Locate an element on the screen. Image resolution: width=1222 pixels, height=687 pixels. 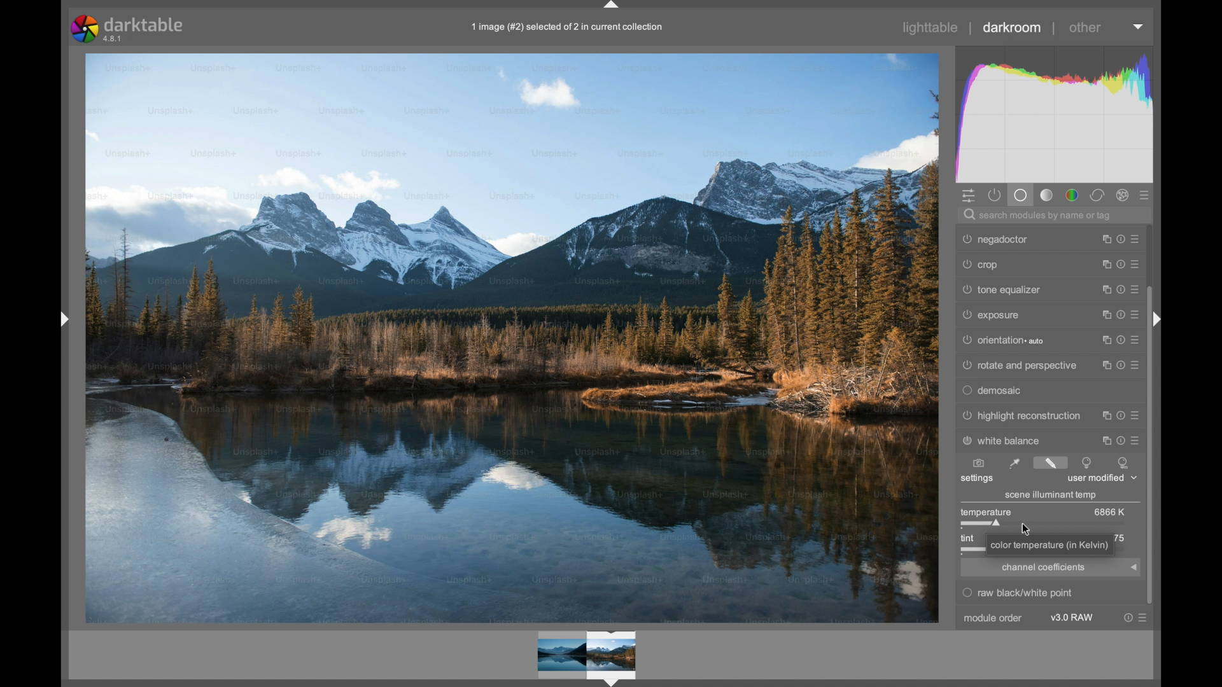
instance is located at coordinates (1104, 388).